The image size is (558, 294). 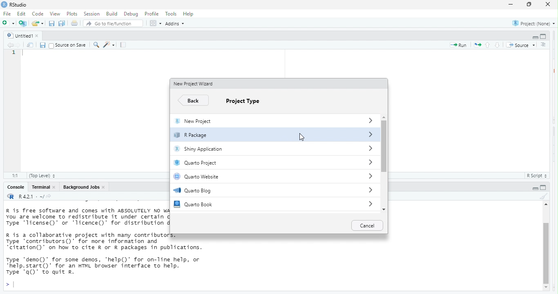 I want to click on clear console, so click(x=542, y=196).